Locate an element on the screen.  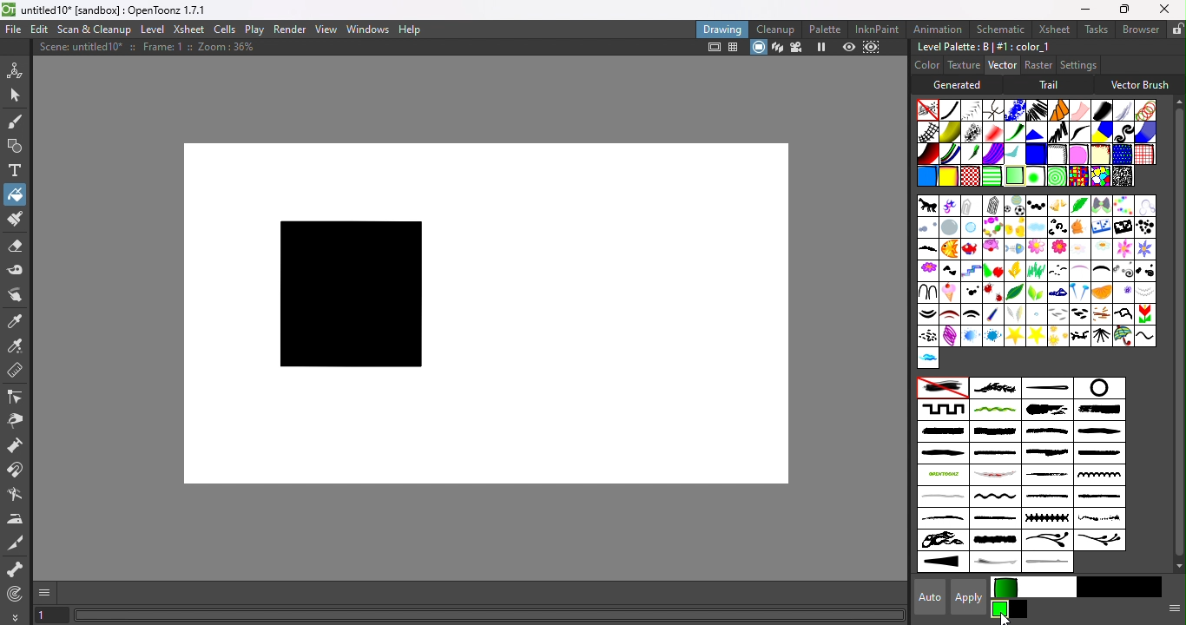
Dots is located at coordinates (1144, 227).